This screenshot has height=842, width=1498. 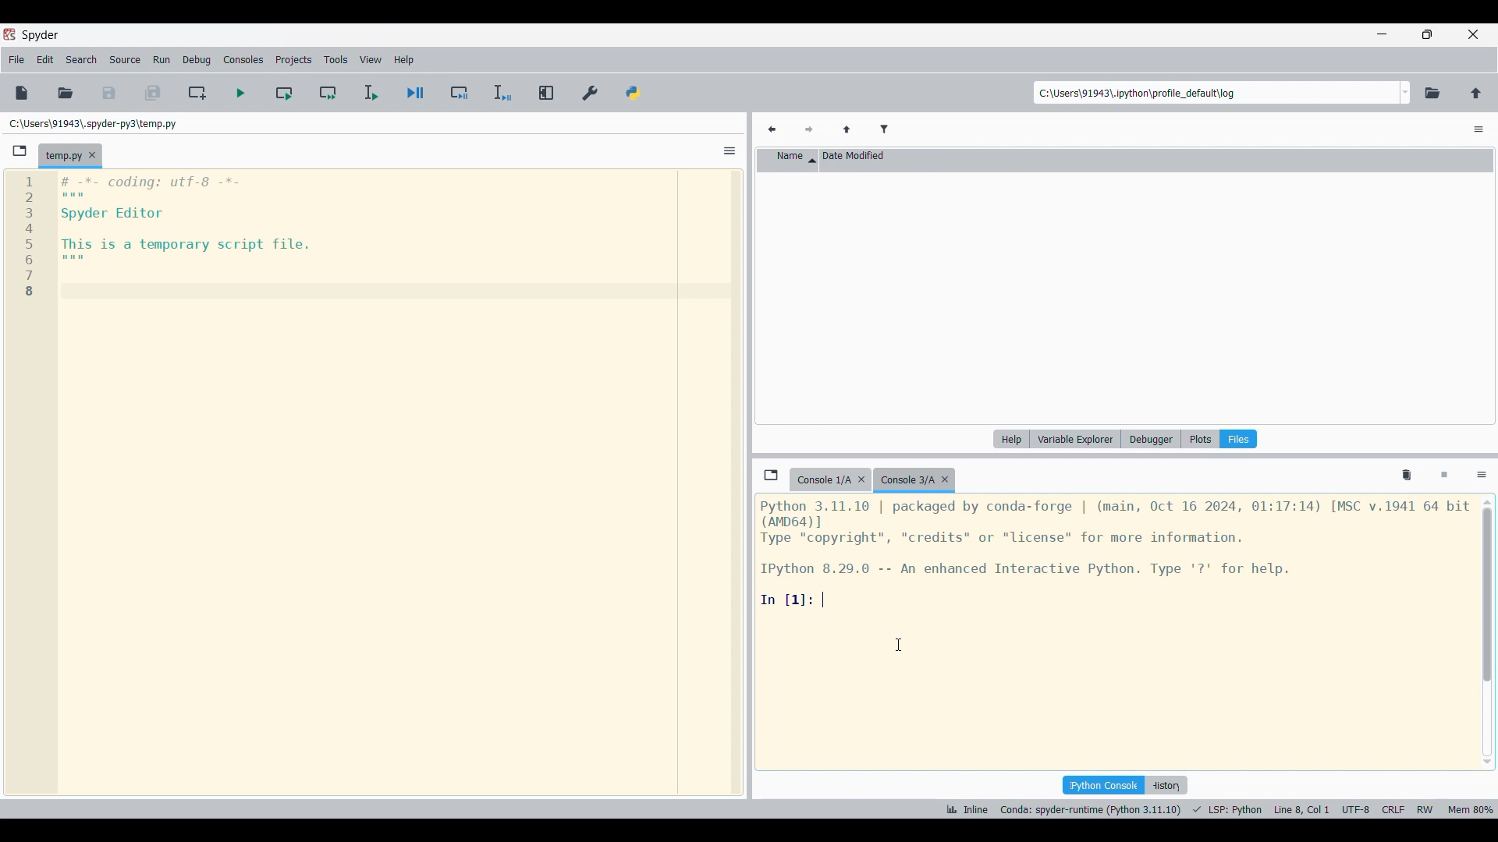 I want to click on IPython console, so click(x=1103, y=785).